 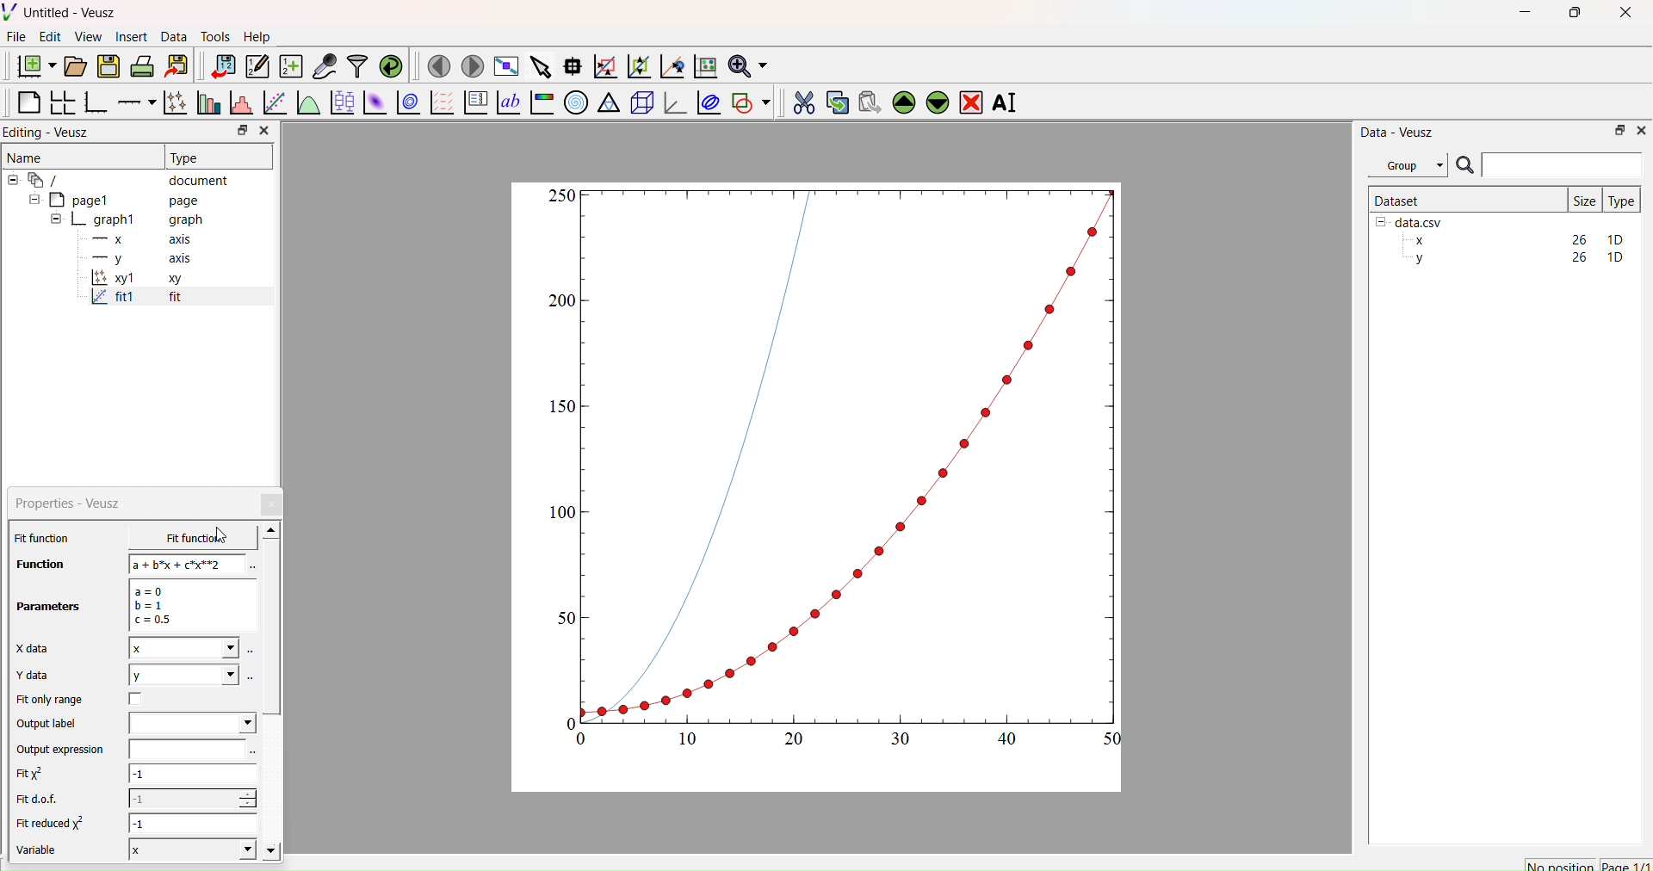 I want to click on -1, so click(x=192, y=798).